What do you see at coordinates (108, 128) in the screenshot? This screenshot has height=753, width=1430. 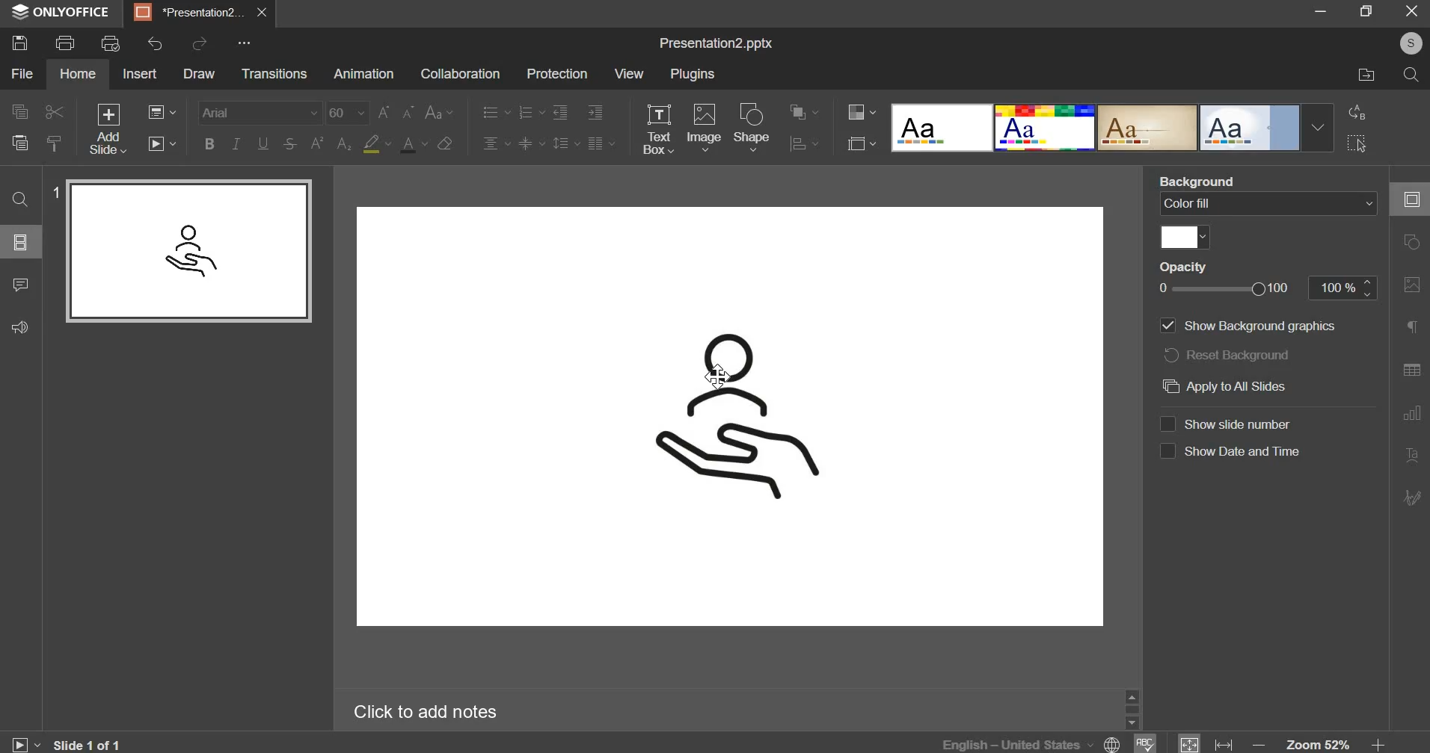 I see `add slides` at bounding box center [108, 128].